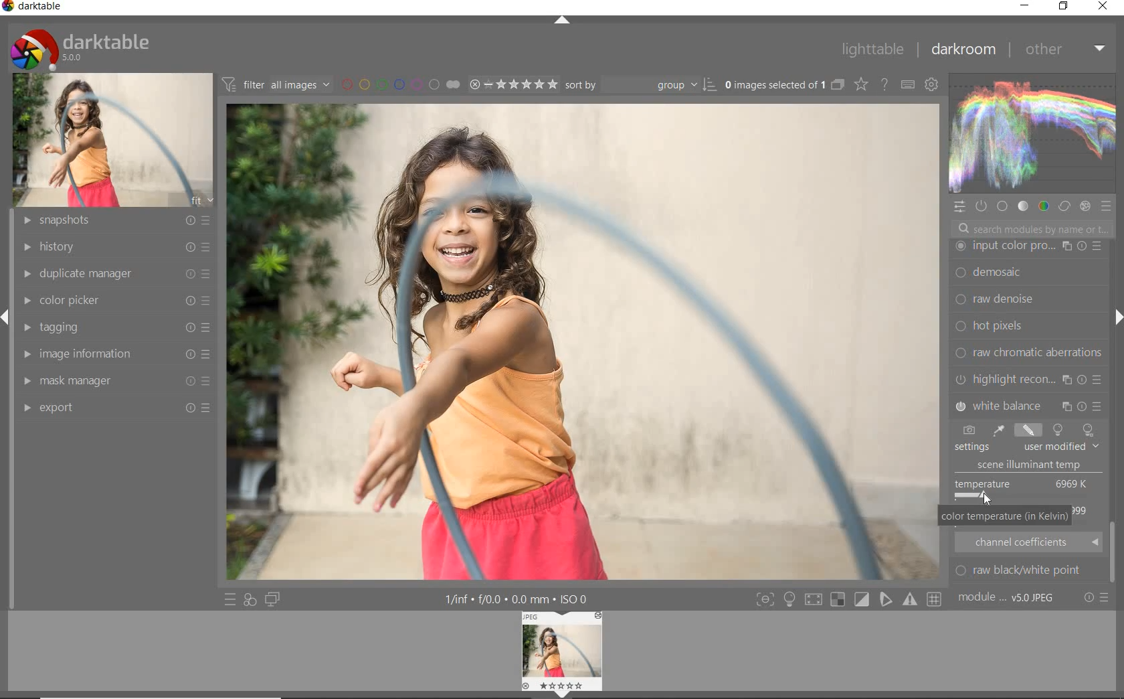  I want to click on quick access panel, so click(960, 207).